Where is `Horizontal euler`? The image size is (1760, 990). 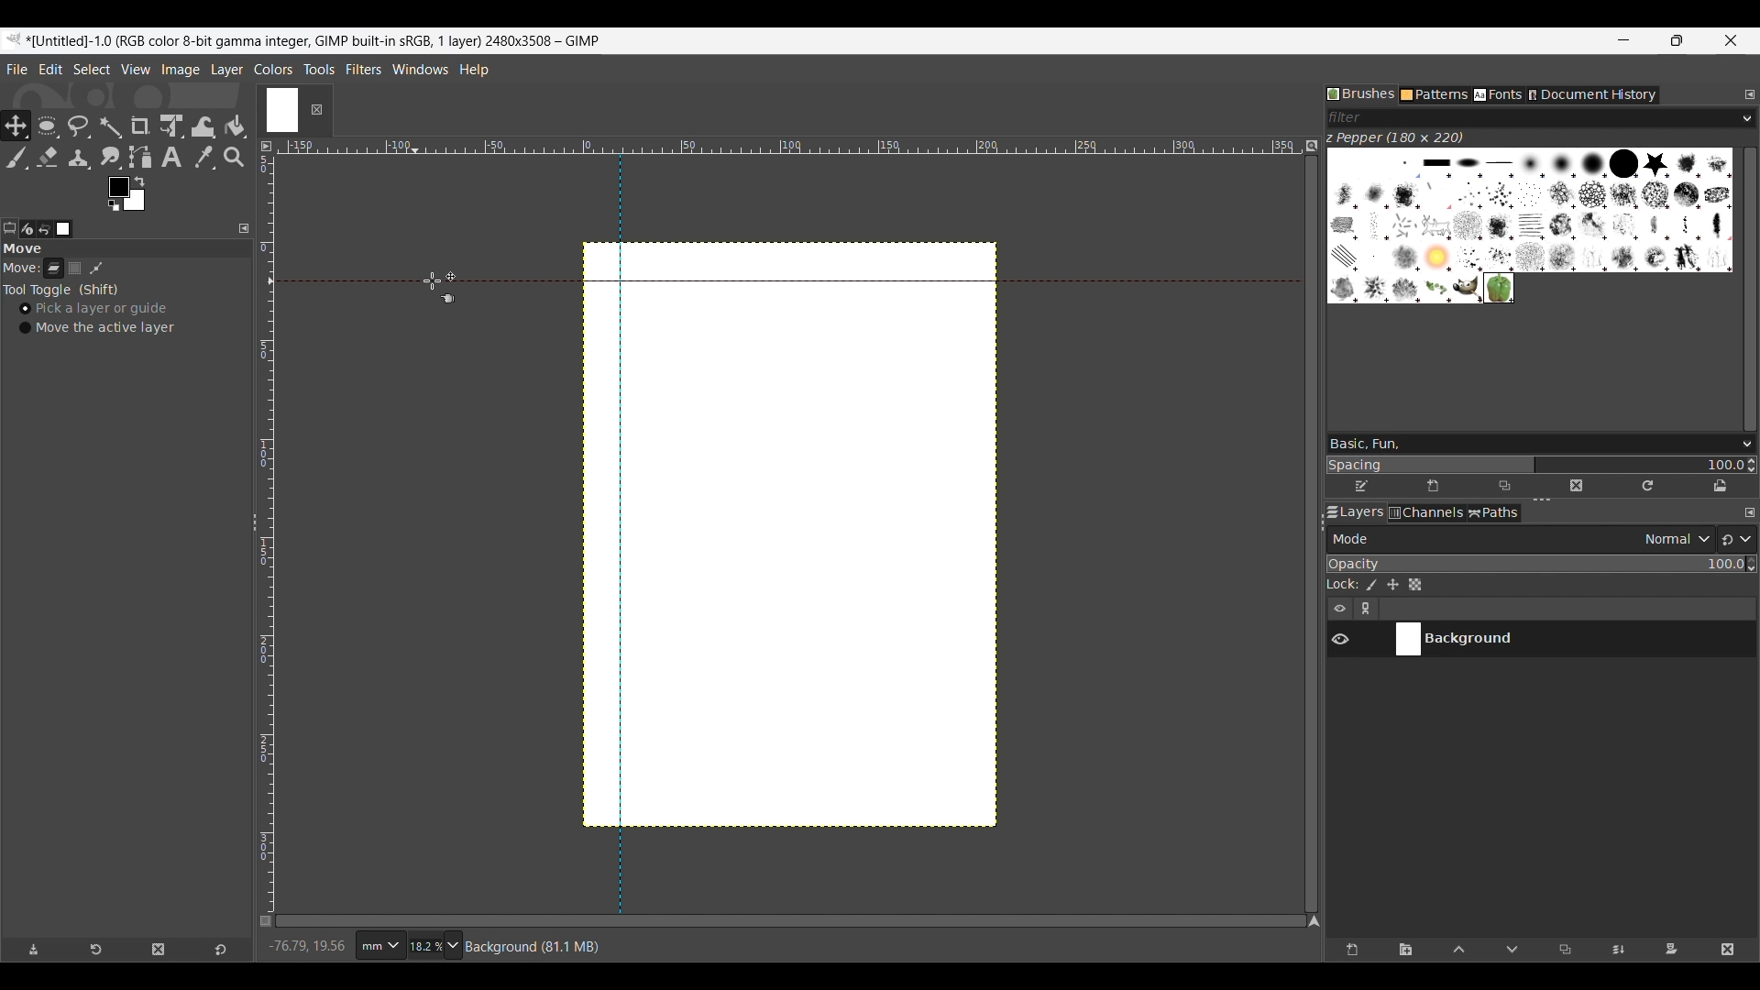 Horizontal euler is located at coordinates (783, 147).